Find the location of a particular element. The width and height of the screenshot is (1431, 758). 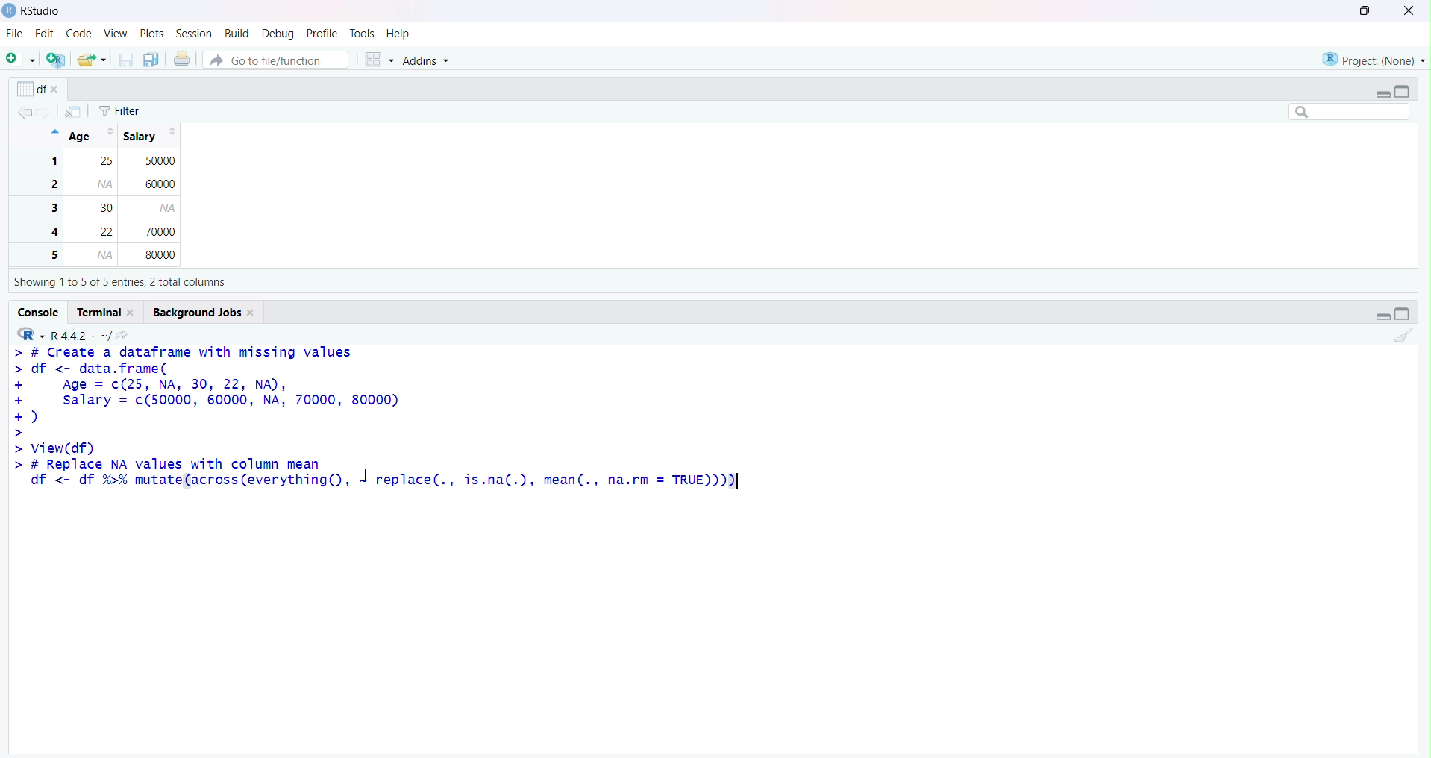

Session is located at coordinates (192, 33).